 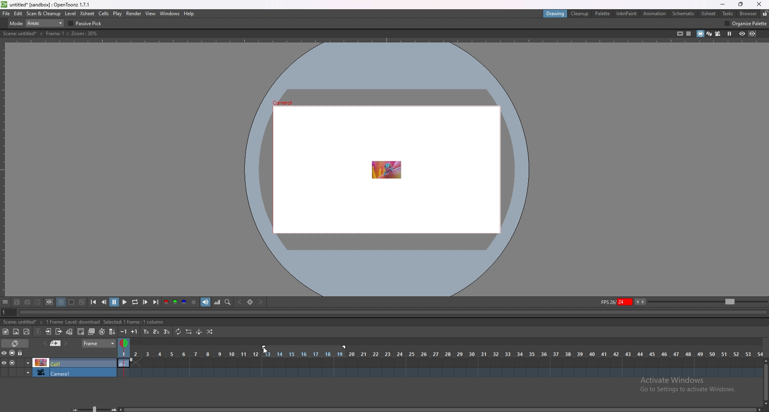 I want to click on play, so click(x=117, y=14).